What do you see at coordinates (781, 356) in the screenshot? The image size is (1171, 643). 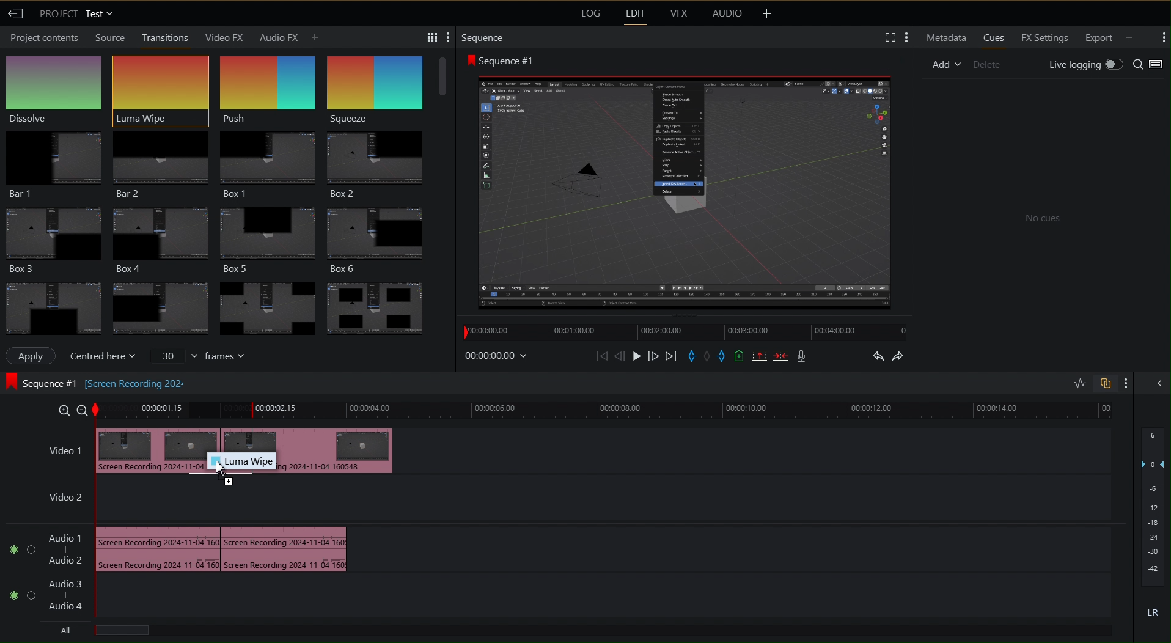 I see `Delete/Cut` at bounding box center [781, 356].